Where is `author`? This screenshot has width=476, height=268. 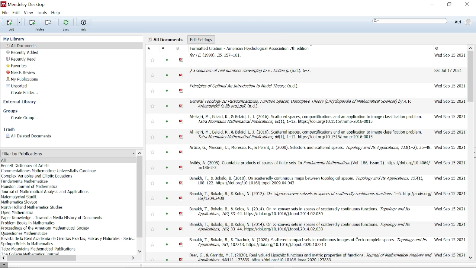 author is located at coordinates (32, 207).